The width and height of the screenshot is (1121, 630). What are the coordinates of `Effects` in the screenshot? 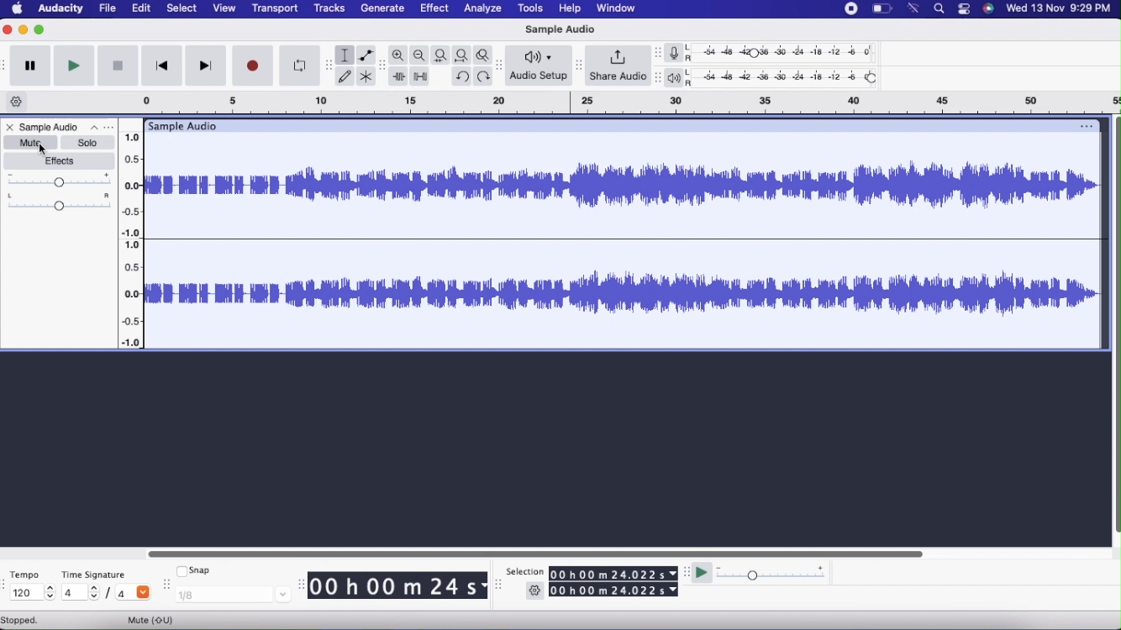 It's located at (61, 161).